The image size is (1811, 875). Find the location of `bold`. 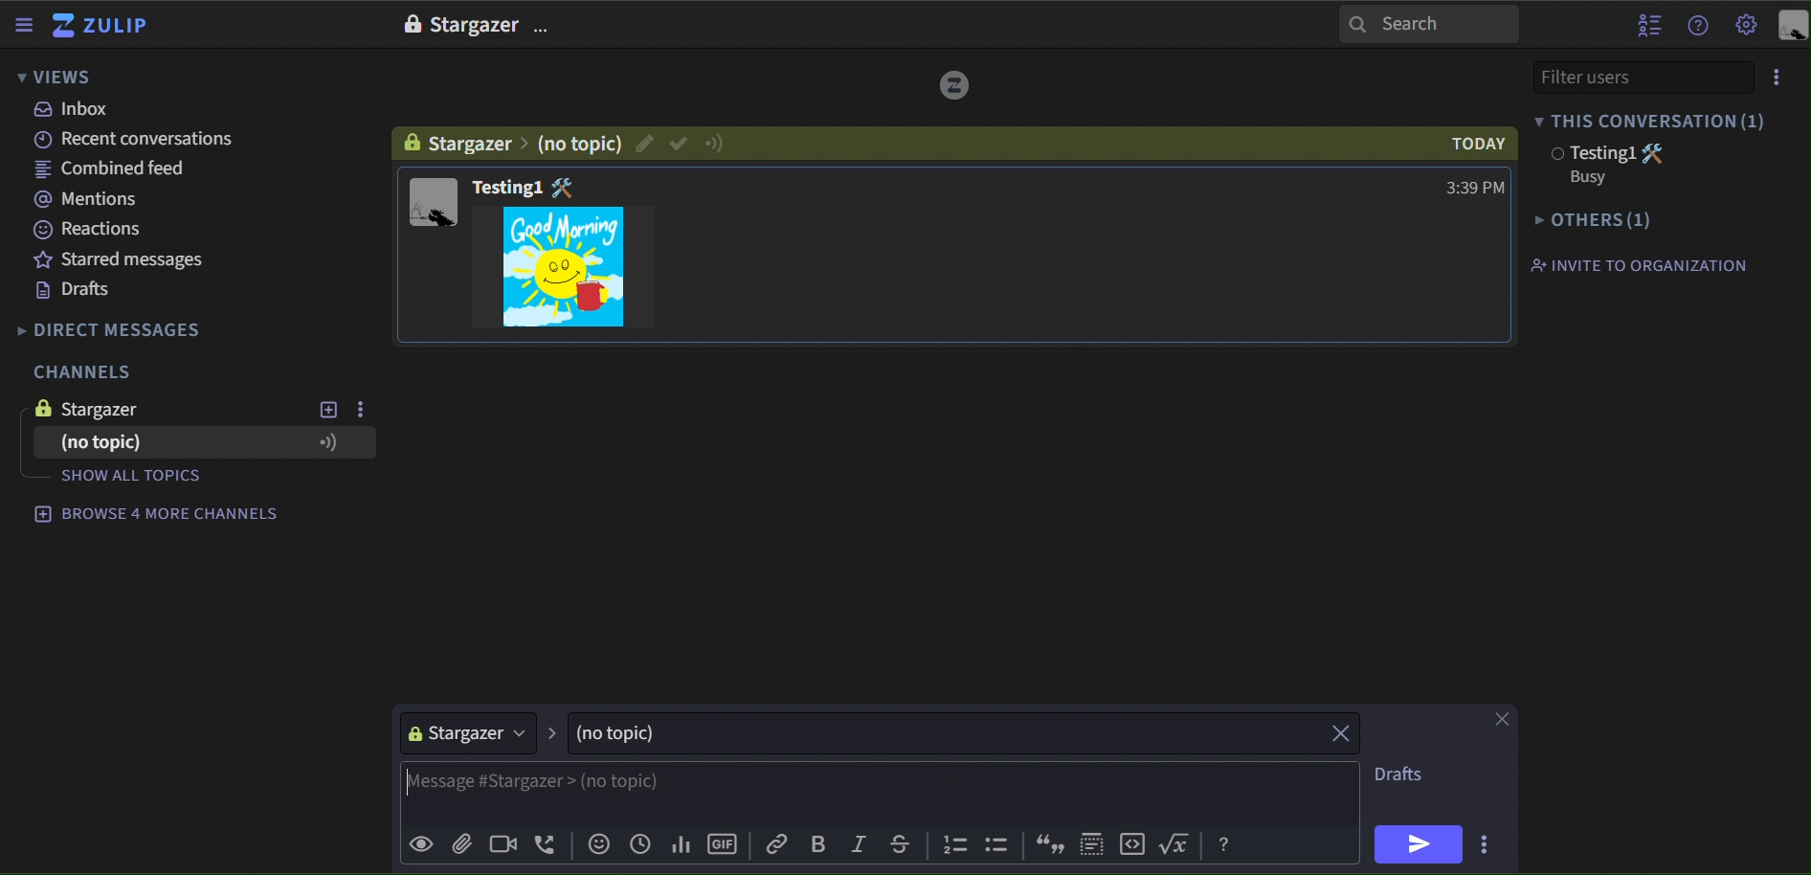

bold is located at coordinates (817, 844).